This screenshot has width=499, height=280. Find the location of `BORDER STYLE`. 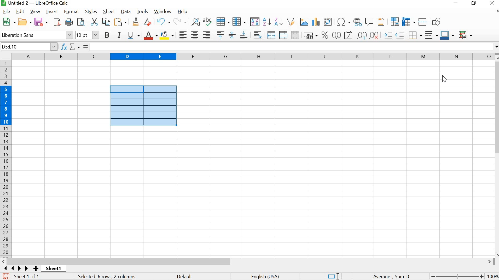

BORDER STYLE is located at coordinates (432, 35).